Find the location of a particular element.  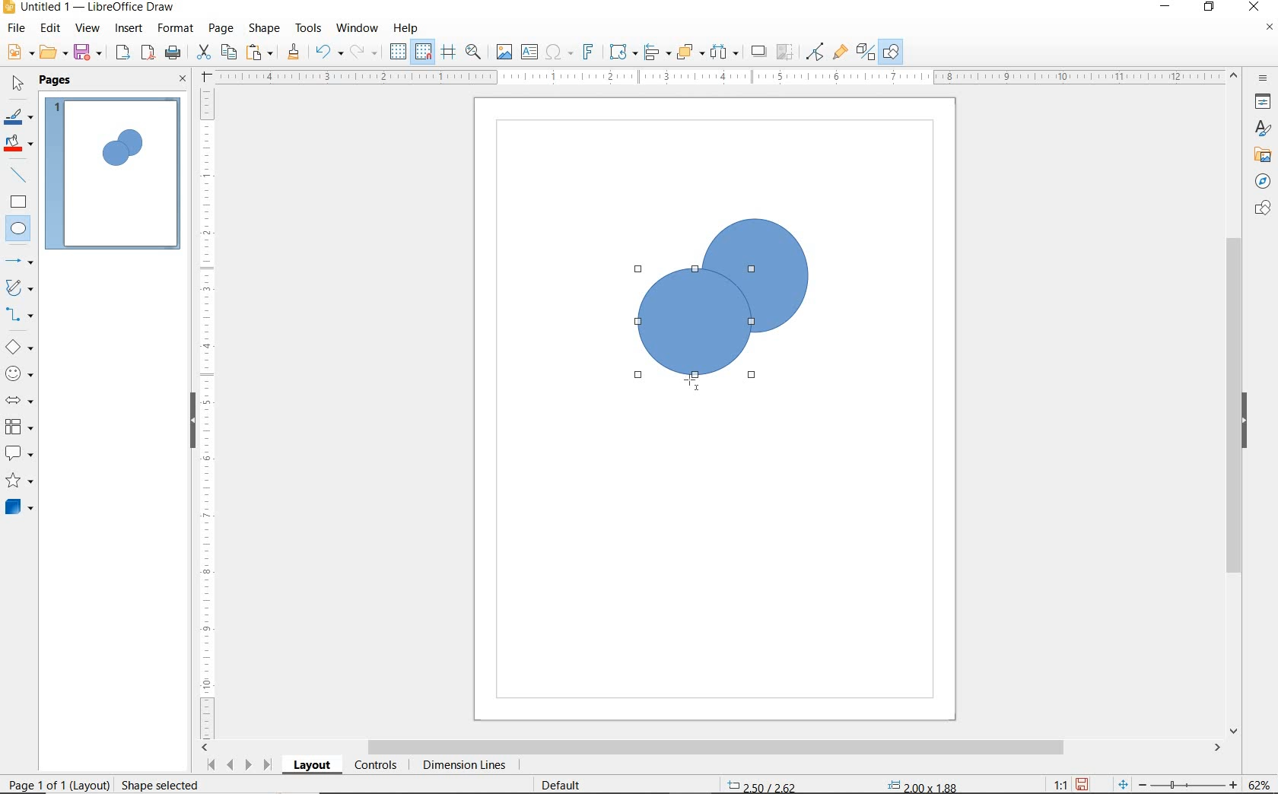

PAGE is located at coordinates (221, 28).